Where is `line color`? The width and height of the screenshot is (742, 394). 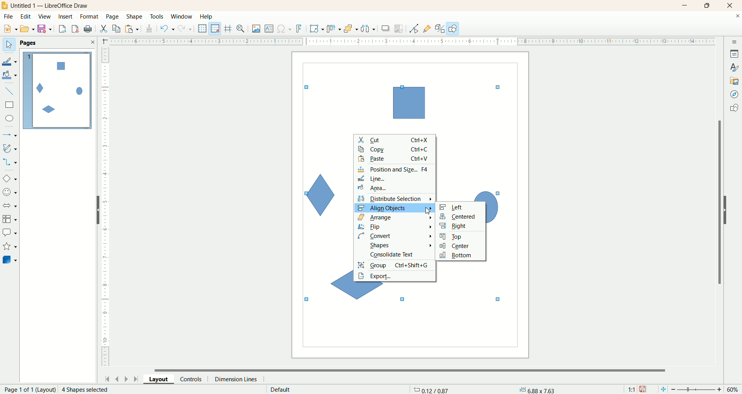 line color is located at coordinates (10, 61).